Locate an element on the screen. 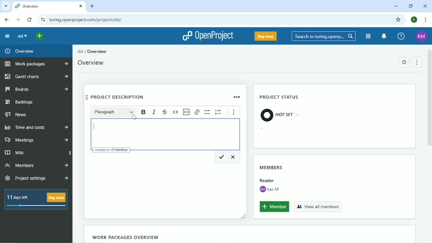 The height and width of the screenshot is (243, 432). Help is located at coordinates (401, 36).